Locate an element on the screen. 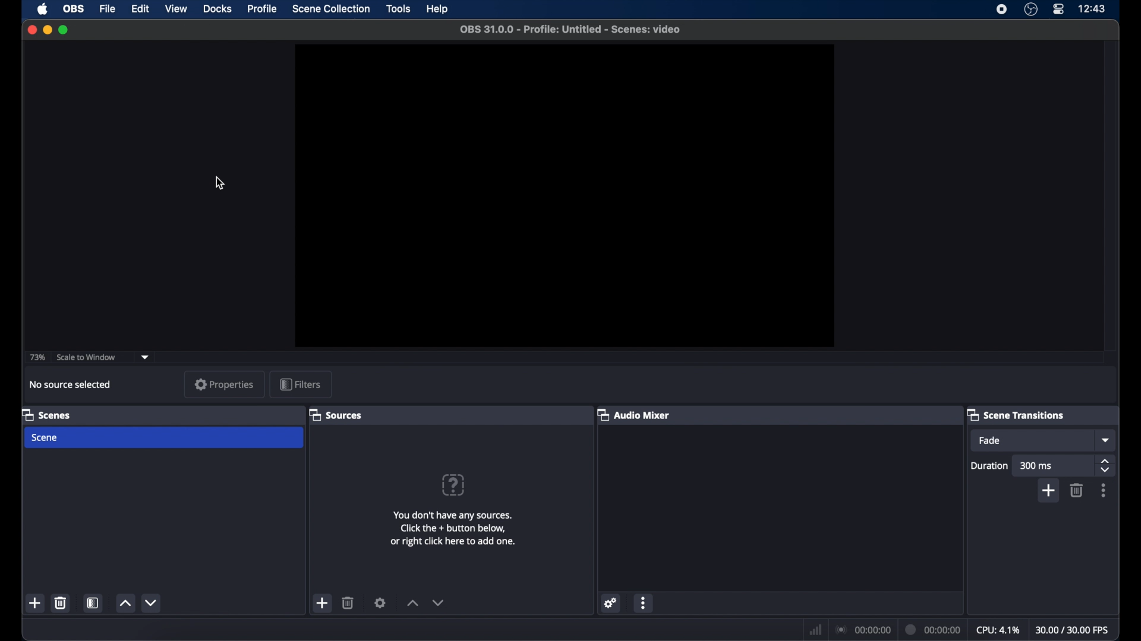 The image size is (1141, 641). duration 300ms is located at coordinates (1025, 466).